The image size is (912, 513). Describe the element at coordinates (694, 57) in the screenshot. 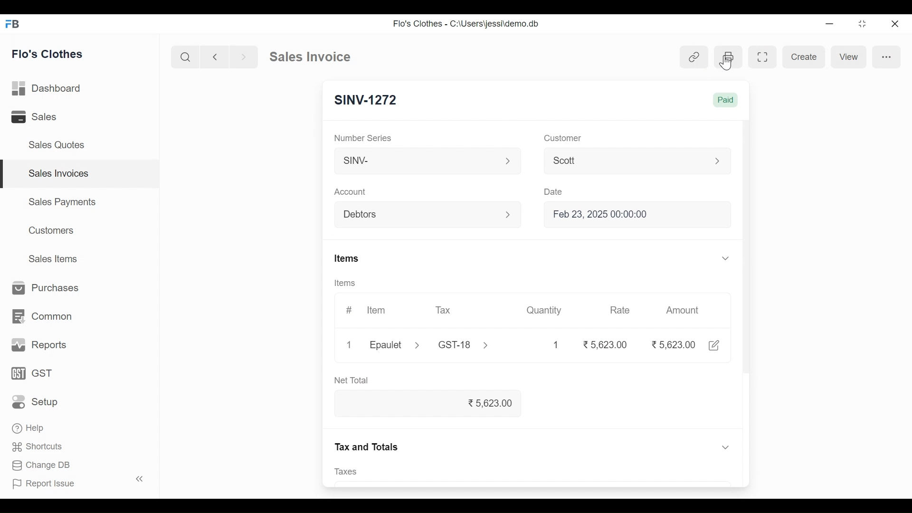

I see `View link entries` at that location.